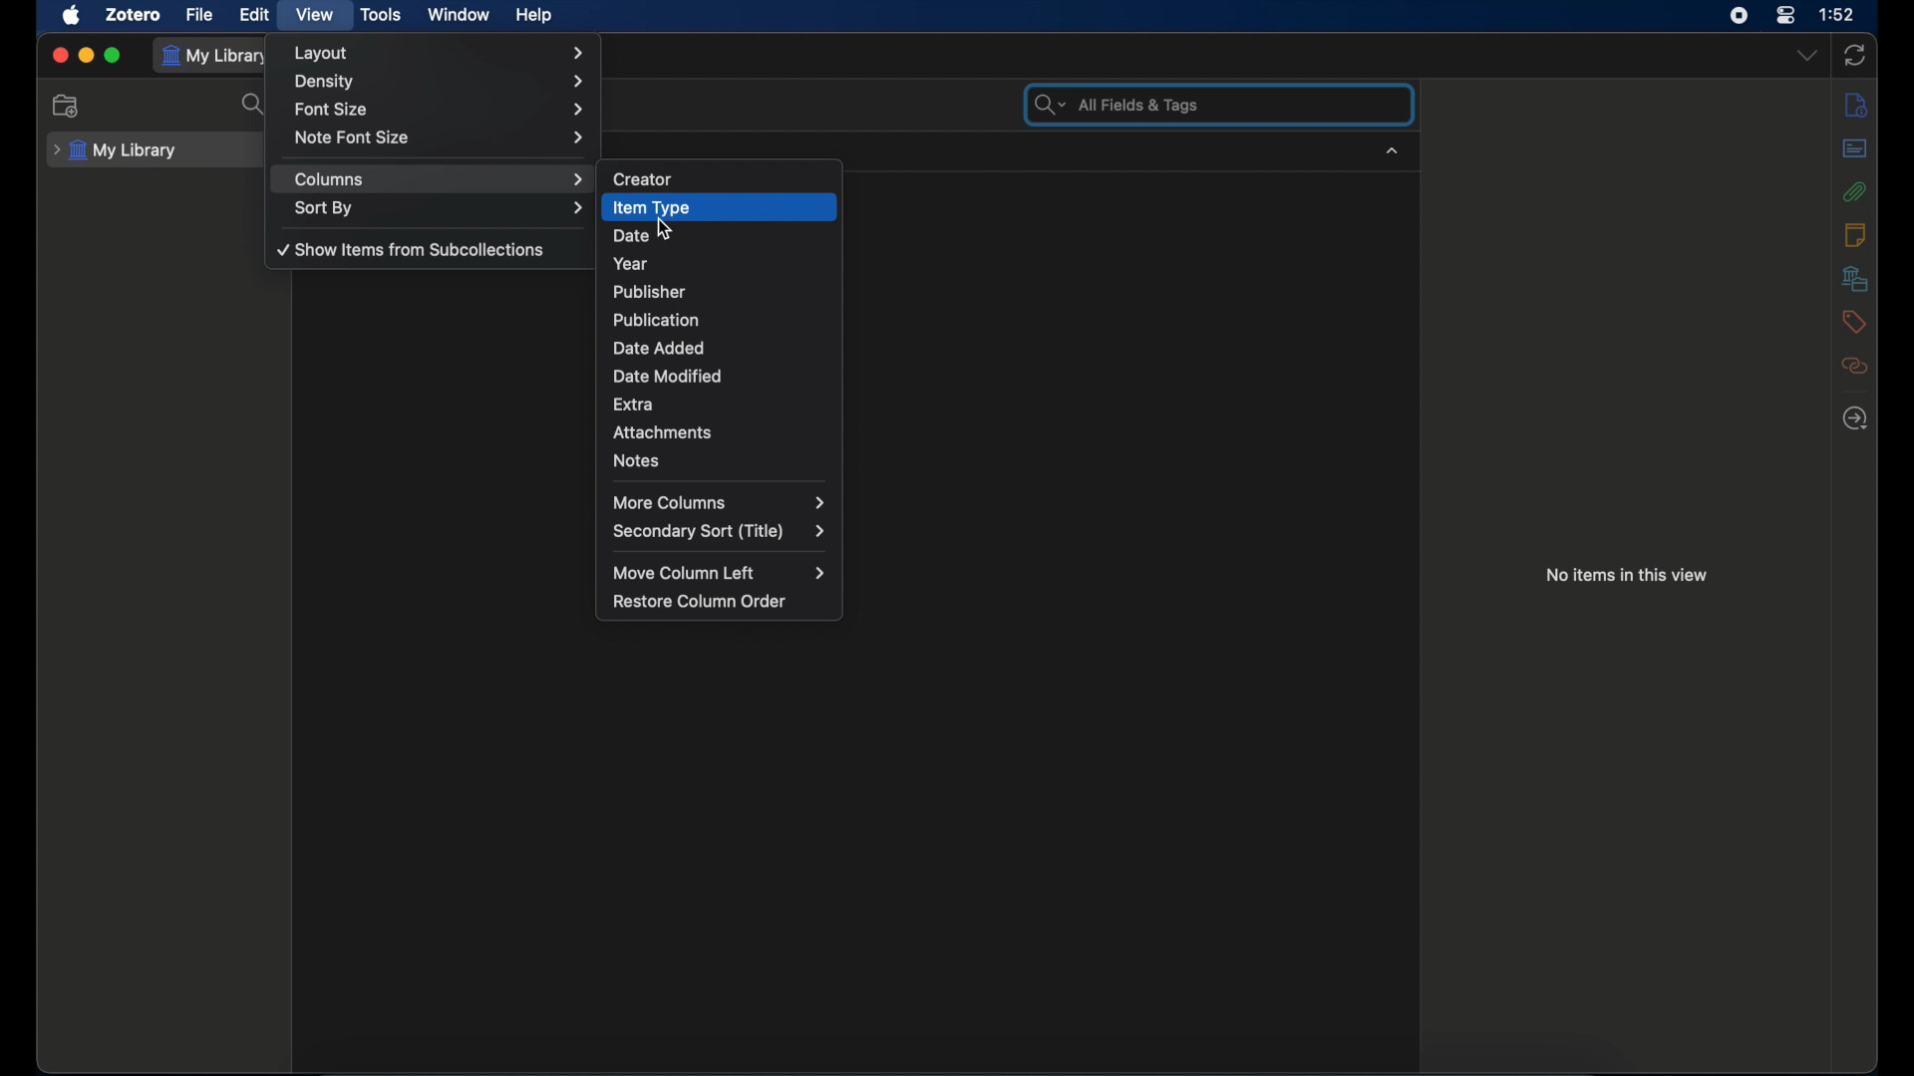 The image size is (1914, 1076). Describe the element at coordinates (1856, 278) in the screenshot. I see `libraries` at that location.